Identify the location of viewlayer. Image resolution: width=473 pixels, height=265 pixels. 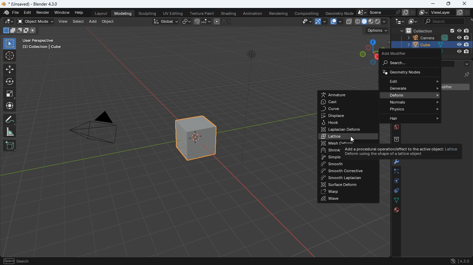
(445, 12).